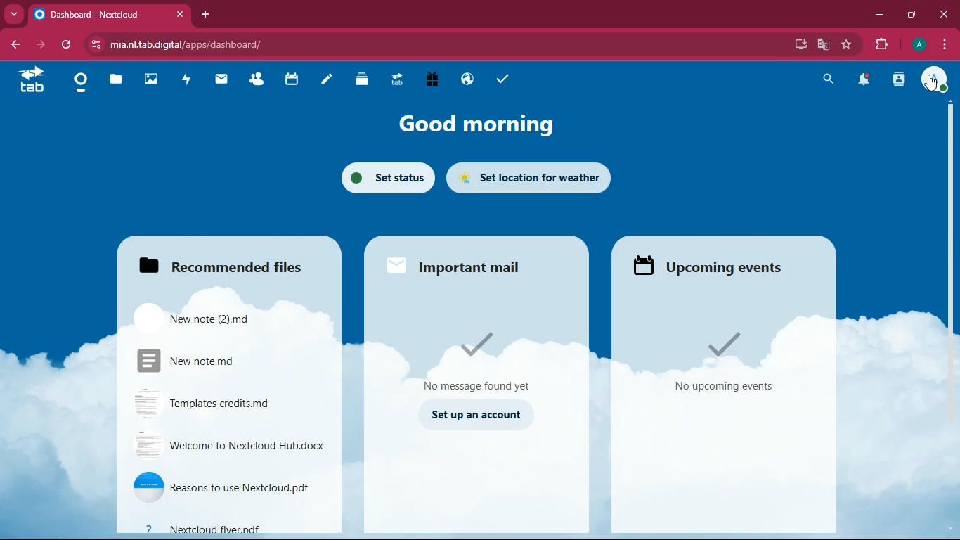 This screenshot has width=960, height=540. What do you see at coordinates (883, 45) in the screenshot?
I see `extension` at bounding box center [883, 45].